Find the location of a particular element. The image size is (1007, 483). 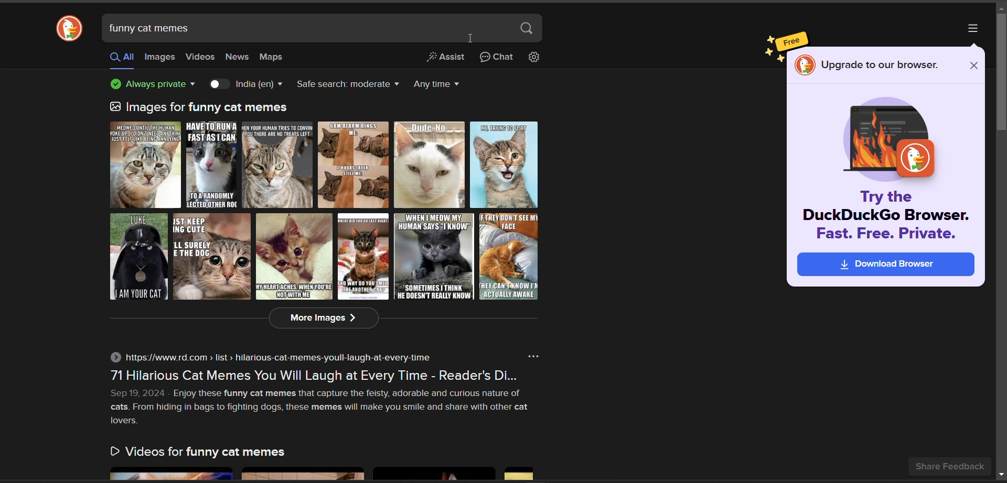

country toggle key is located at coordinates (218, 85).